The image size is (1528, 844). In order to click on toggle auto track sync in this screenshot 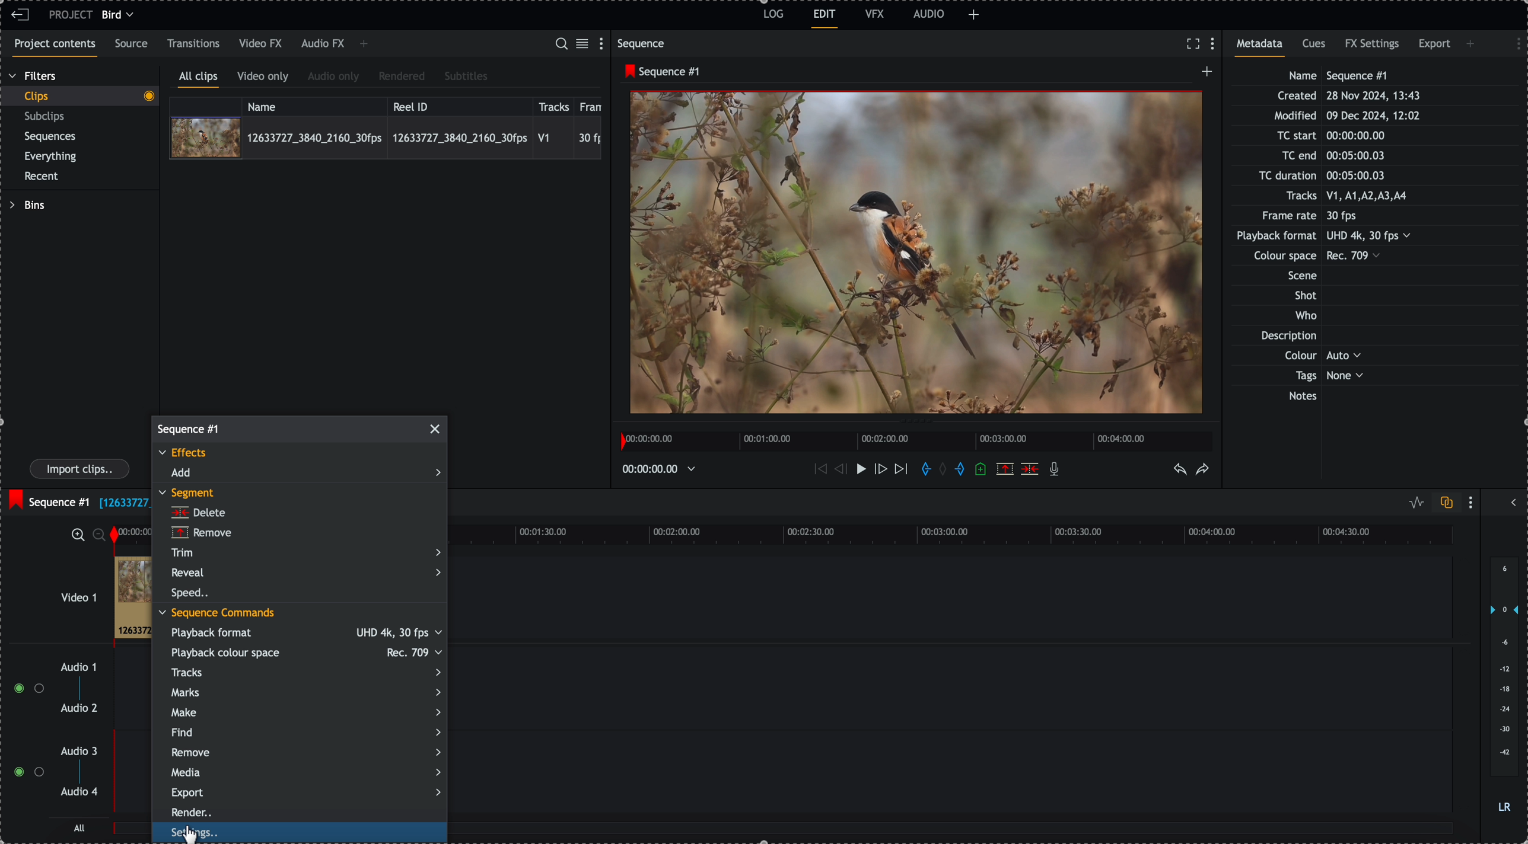, I will do `click(1444, 503)`.